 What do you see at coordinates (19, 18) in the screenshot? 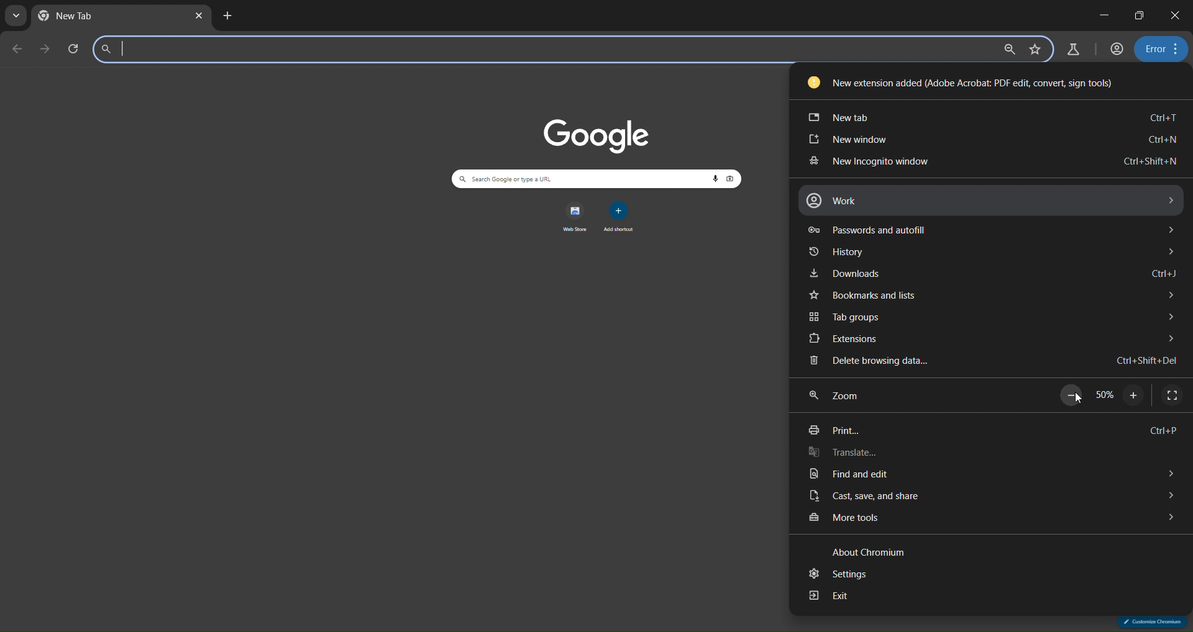
I see `search tabs` at bounding box center [19, 18].